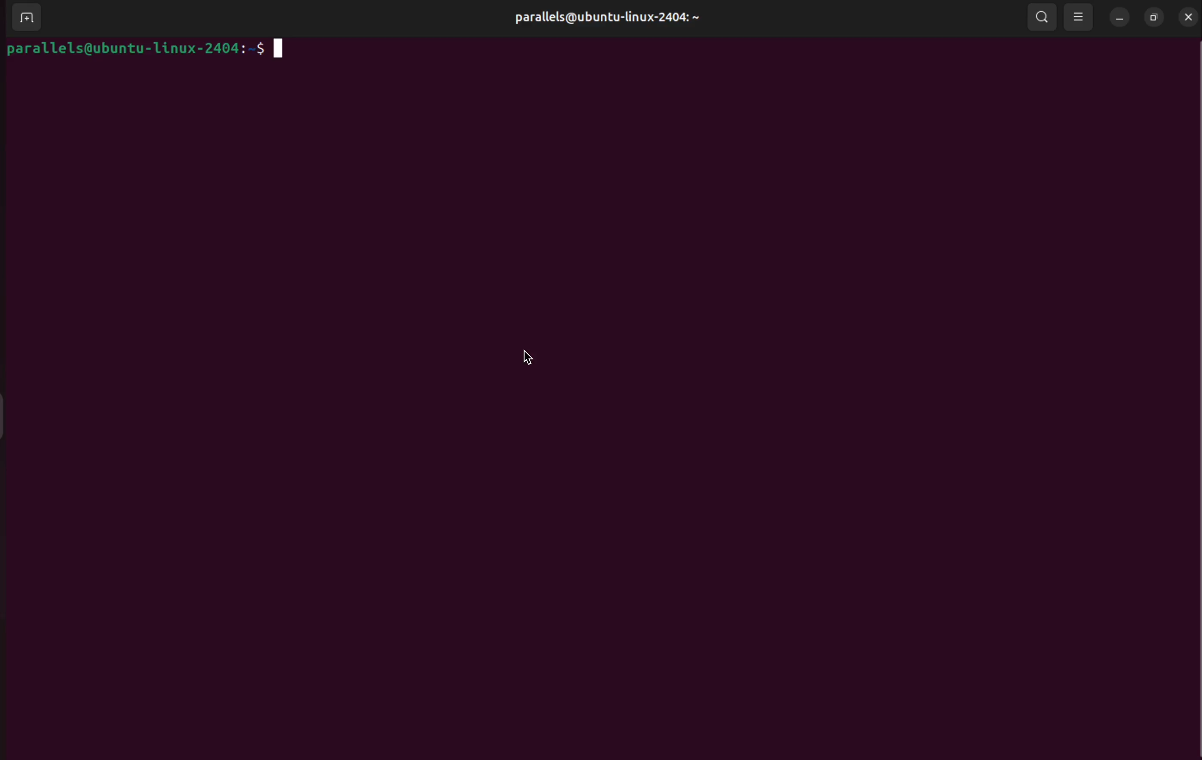 The image size is (1202, 760). What do you see at coordinates (605, 18) in the screenshot?
I see `parallels user profile` at bounding box center [605, 18].